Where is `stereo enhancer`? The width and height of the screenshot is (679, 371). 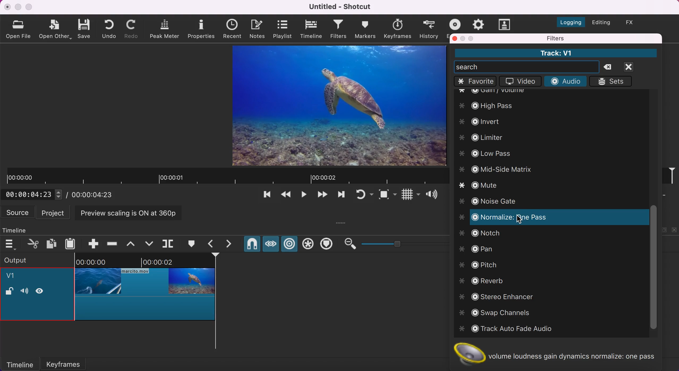 stereo enhancer is located at coordinates (504, 296).